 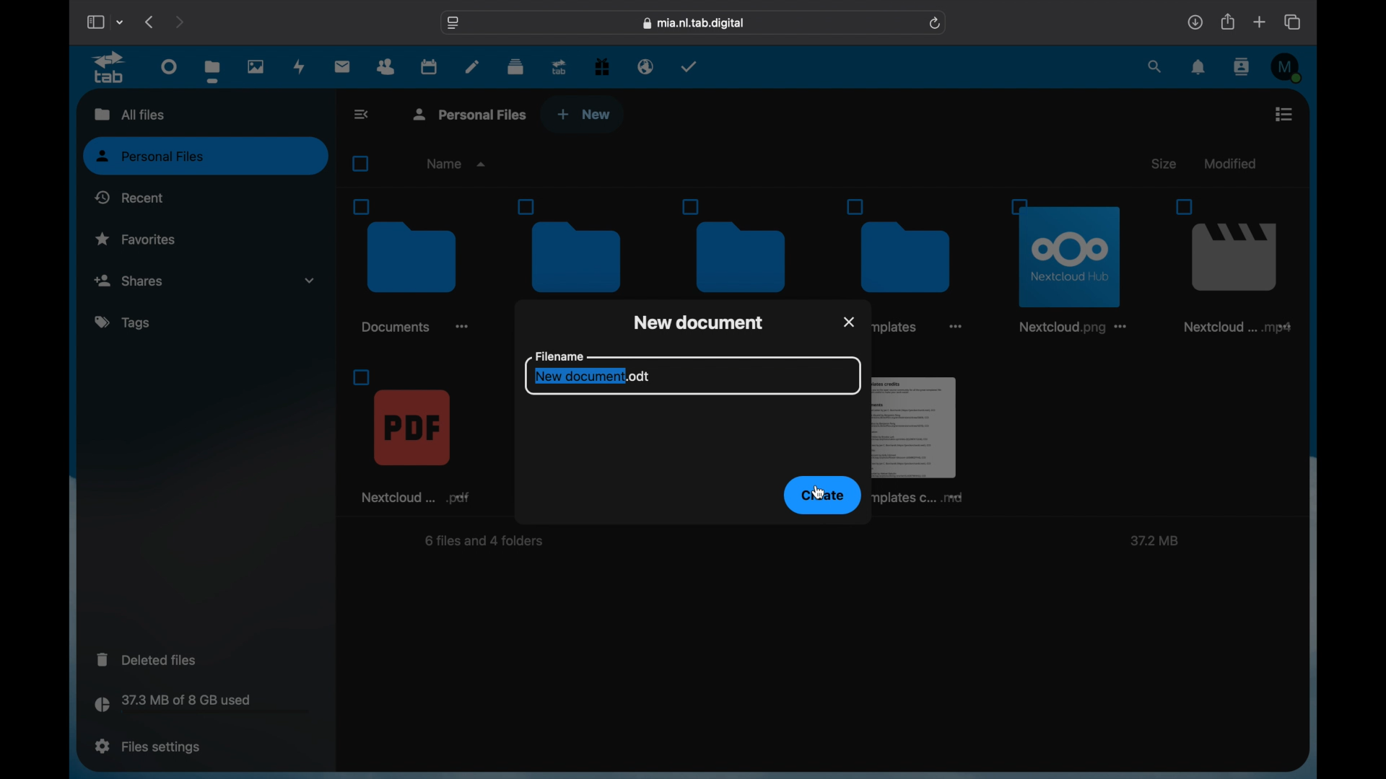 I want to click on notifications, so click(x=1199, y=68).